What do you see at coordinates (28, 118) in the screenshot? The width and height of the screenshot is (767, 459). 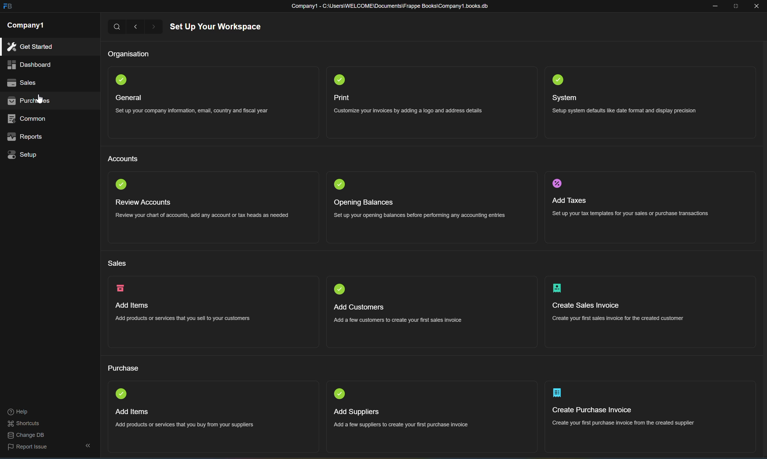 I see `comman` at bounding box center [28, 118].